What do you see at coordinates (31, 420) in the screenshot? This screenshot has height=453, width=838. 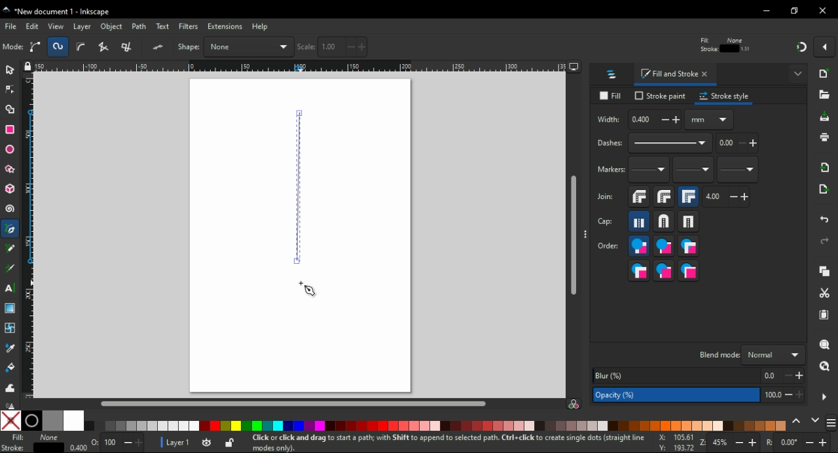 I see `black` at bounding box center [31, 420].